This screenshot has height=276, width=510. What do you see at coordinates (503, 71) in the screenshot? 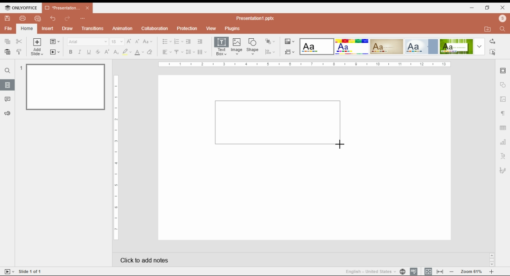
I see `slide settings` at bounding box center [503, 71].